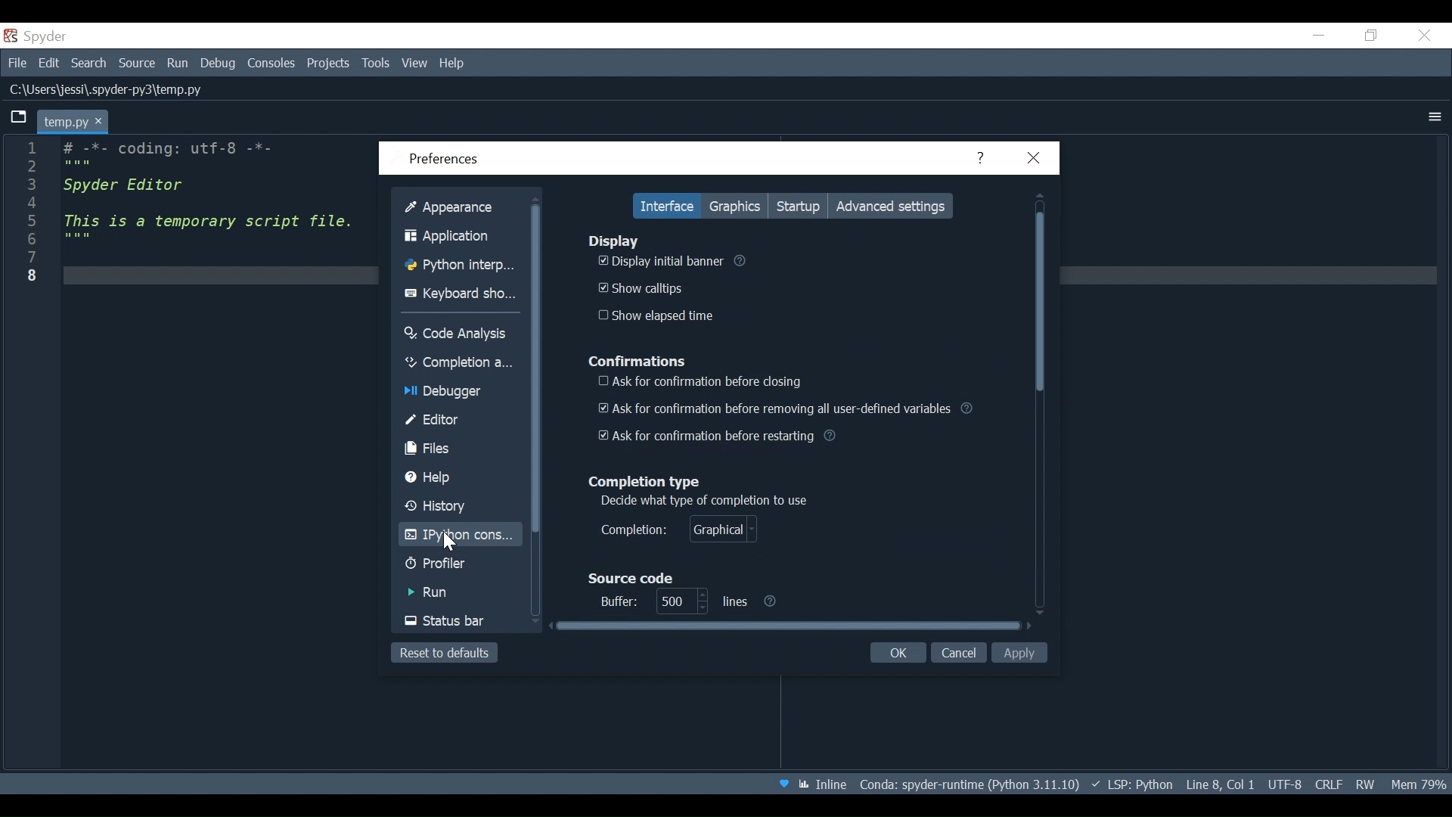  I want to click on Editor, so click(459, 421).